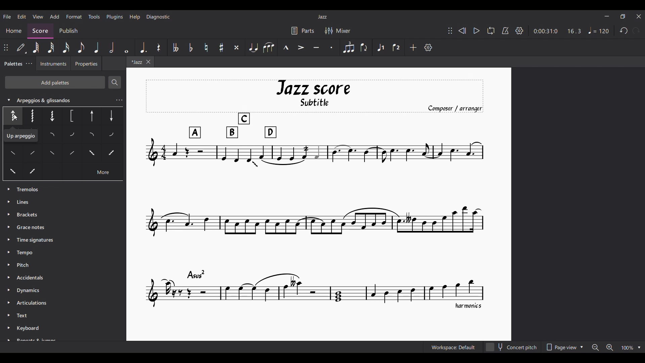  I want to click on , so click(112, 115).